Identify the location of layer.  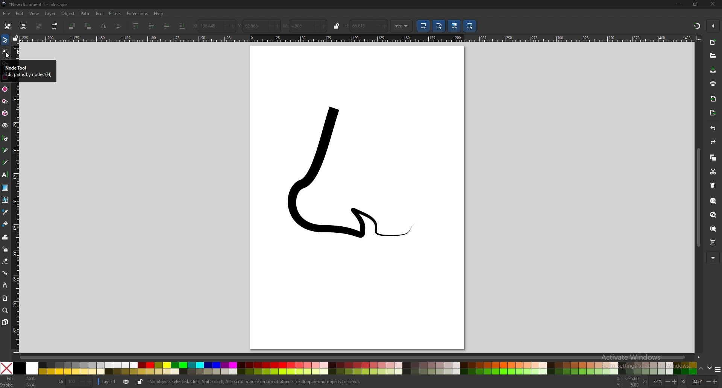
(108, 381).